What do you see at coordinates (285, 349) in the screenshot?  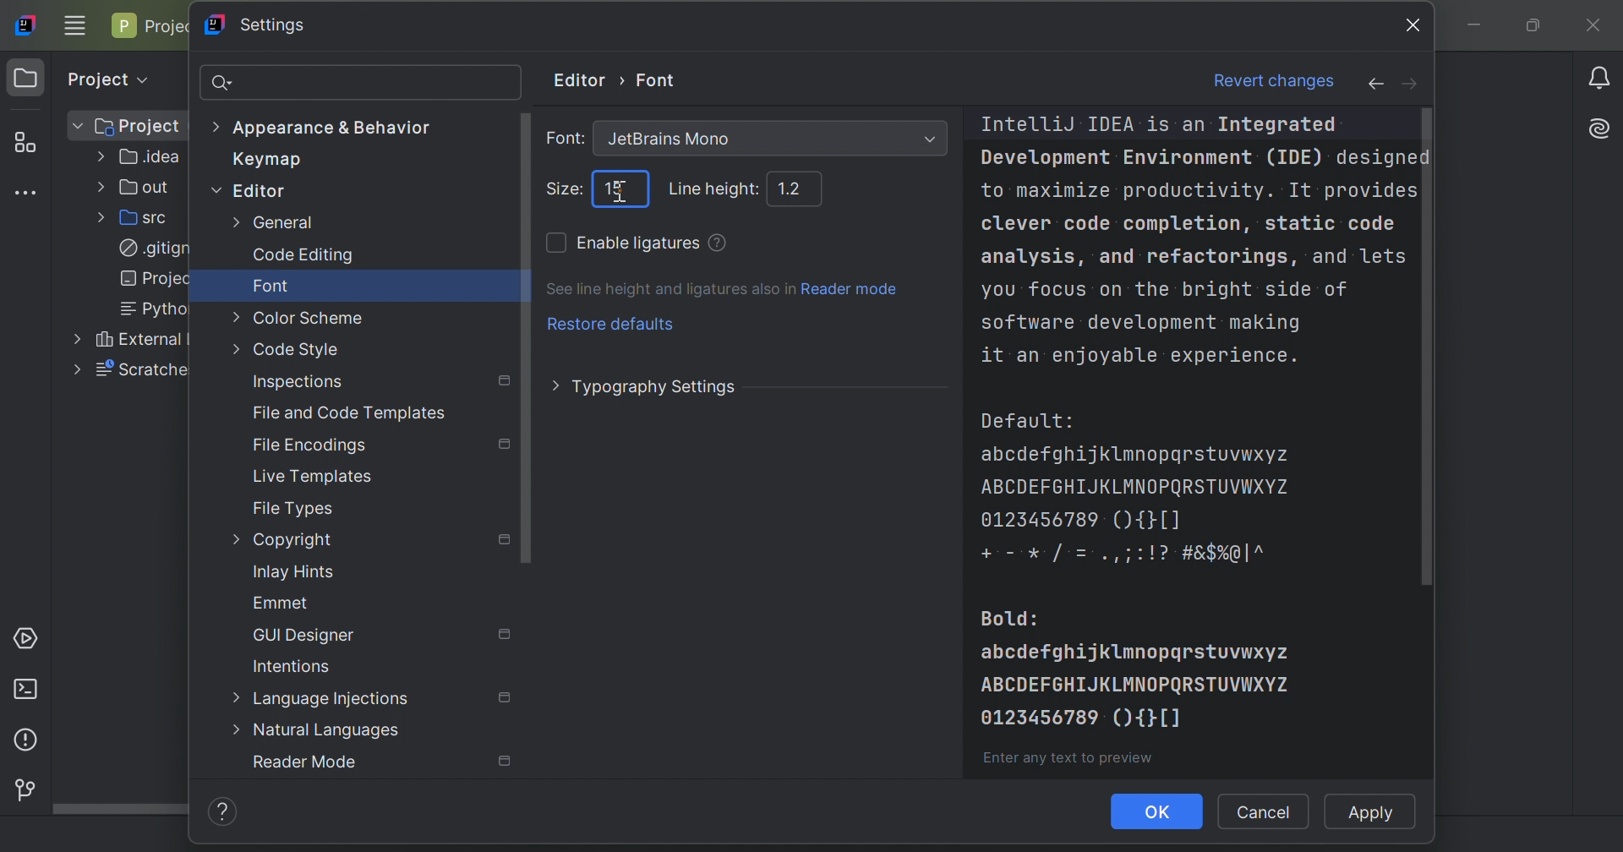 I see `Code style` at bounding box center [285, 349].